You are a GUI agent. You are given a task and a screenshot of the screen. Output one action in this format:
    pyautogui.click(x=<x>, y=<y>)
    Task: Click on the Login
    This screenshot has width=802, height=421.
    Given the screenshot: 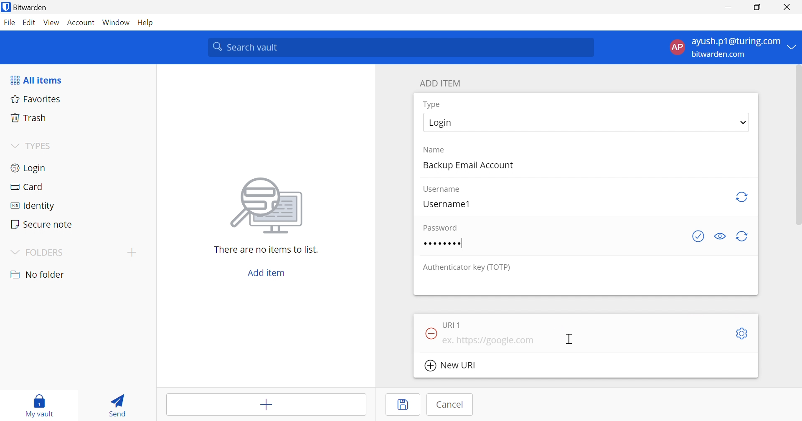 What is the action you would take?
    pyautogui.click(x=30, y=168)
    